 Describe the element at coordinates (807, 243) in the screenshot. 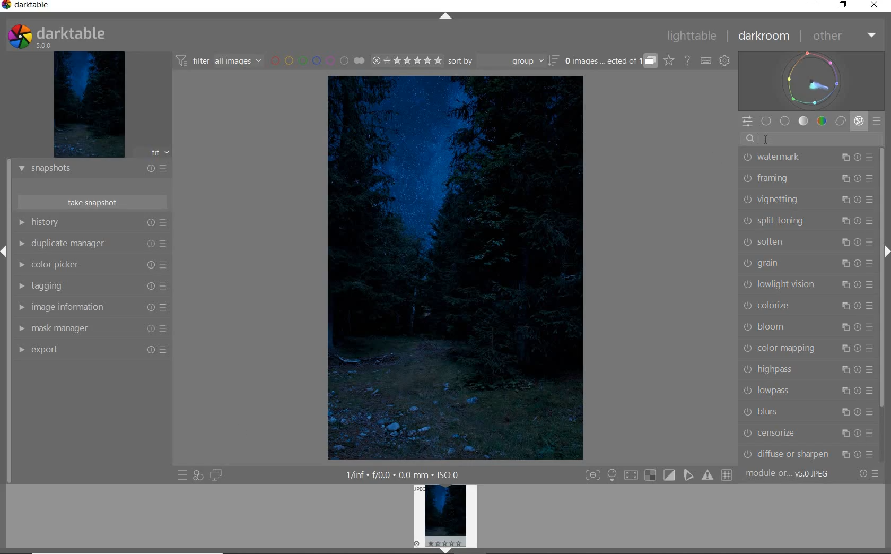

I see `SOFTEN` at that location.